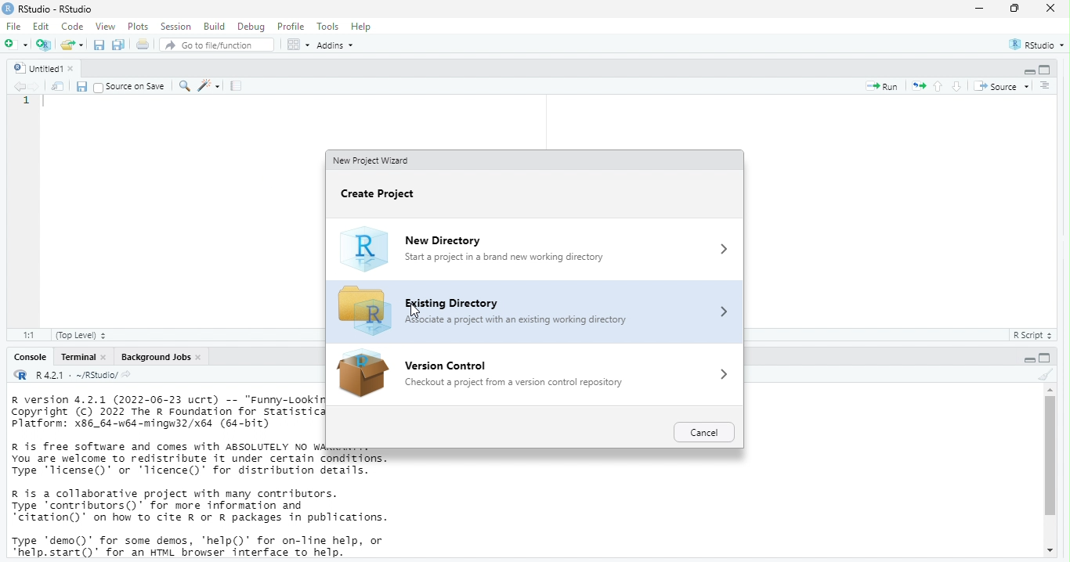 Image resolution: width=1070 pixels, height=562 pixels. I want to click on scrollbar, so click(1051, 468).